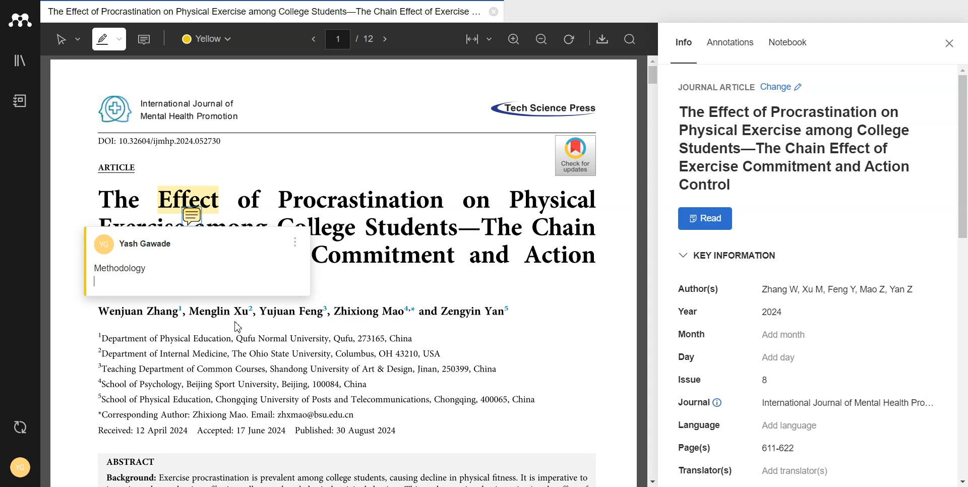 This screenshot has width=968, height=487. I want to click on Page(s) 611-622, so click(741, 448).